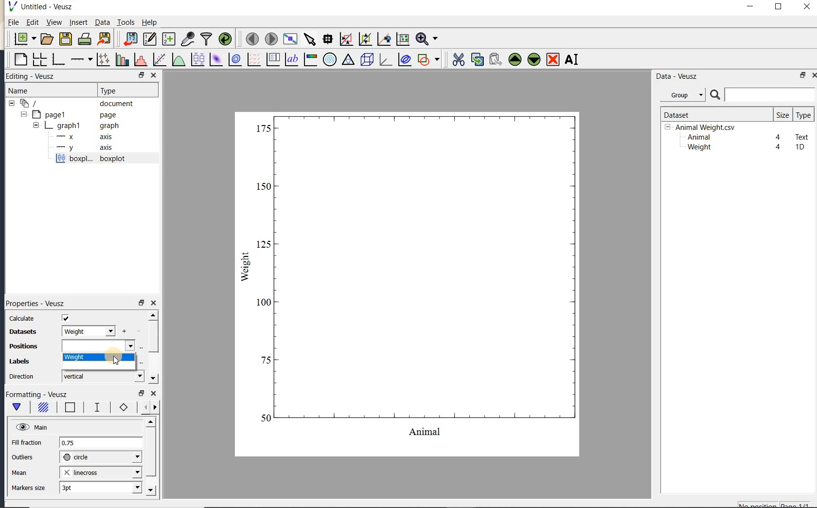 The width and height of the screenshot is (817, 508). What do you see at coordinates (53, 23) in the screenshot?
I see `view` at bounding box center [53, 23].